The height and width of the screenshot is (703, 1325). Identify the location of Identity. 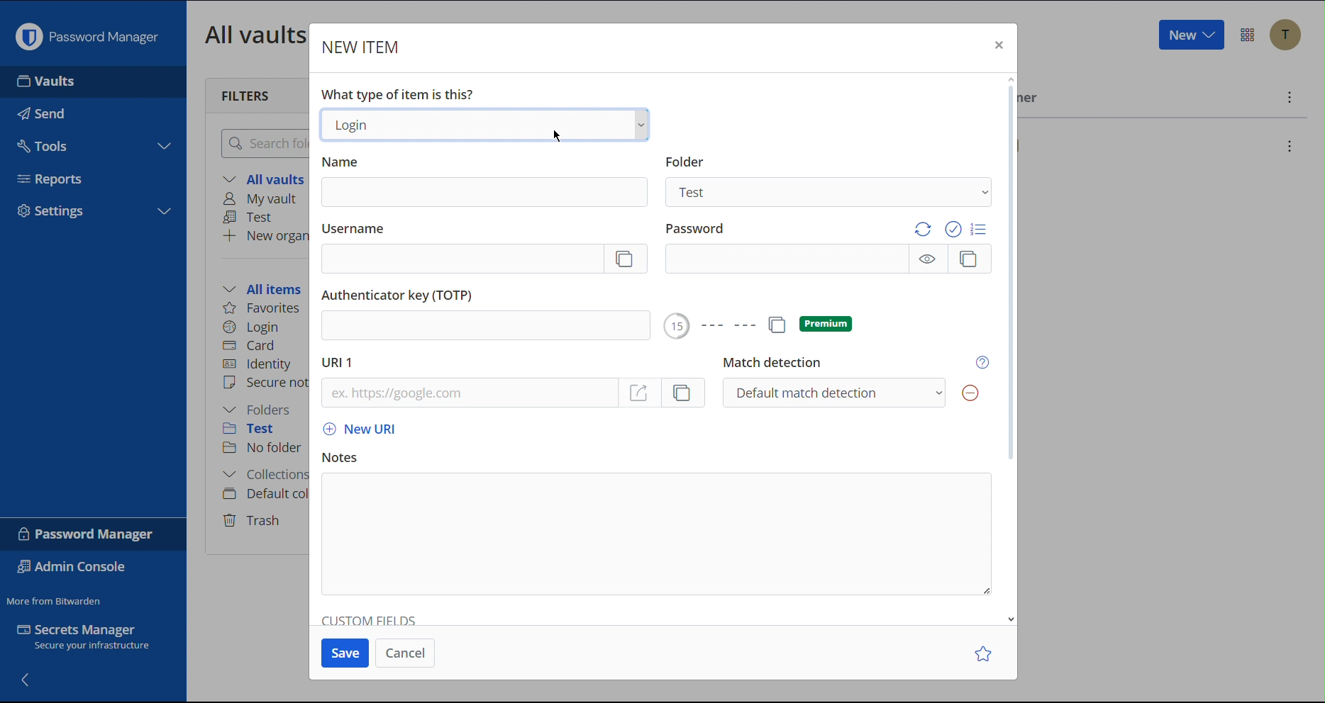
(259, 364).